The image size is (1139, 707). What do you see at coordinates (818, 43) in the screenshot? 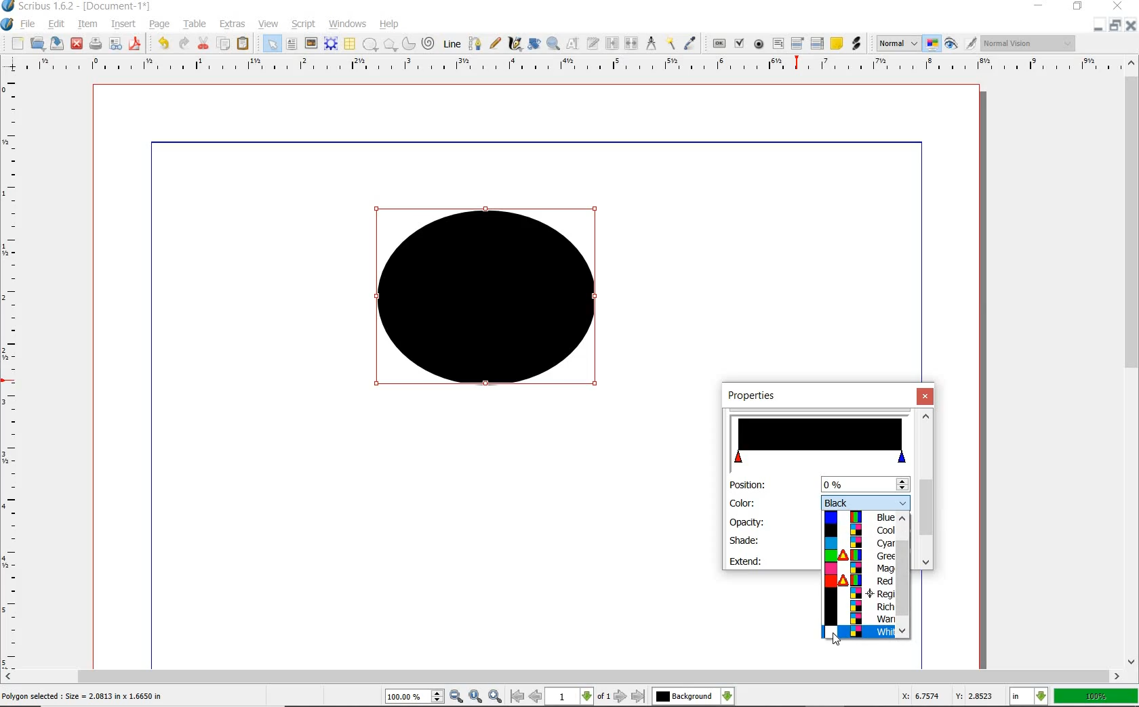
I see `PDF LIST BOX` at bounding box center [818, 43].